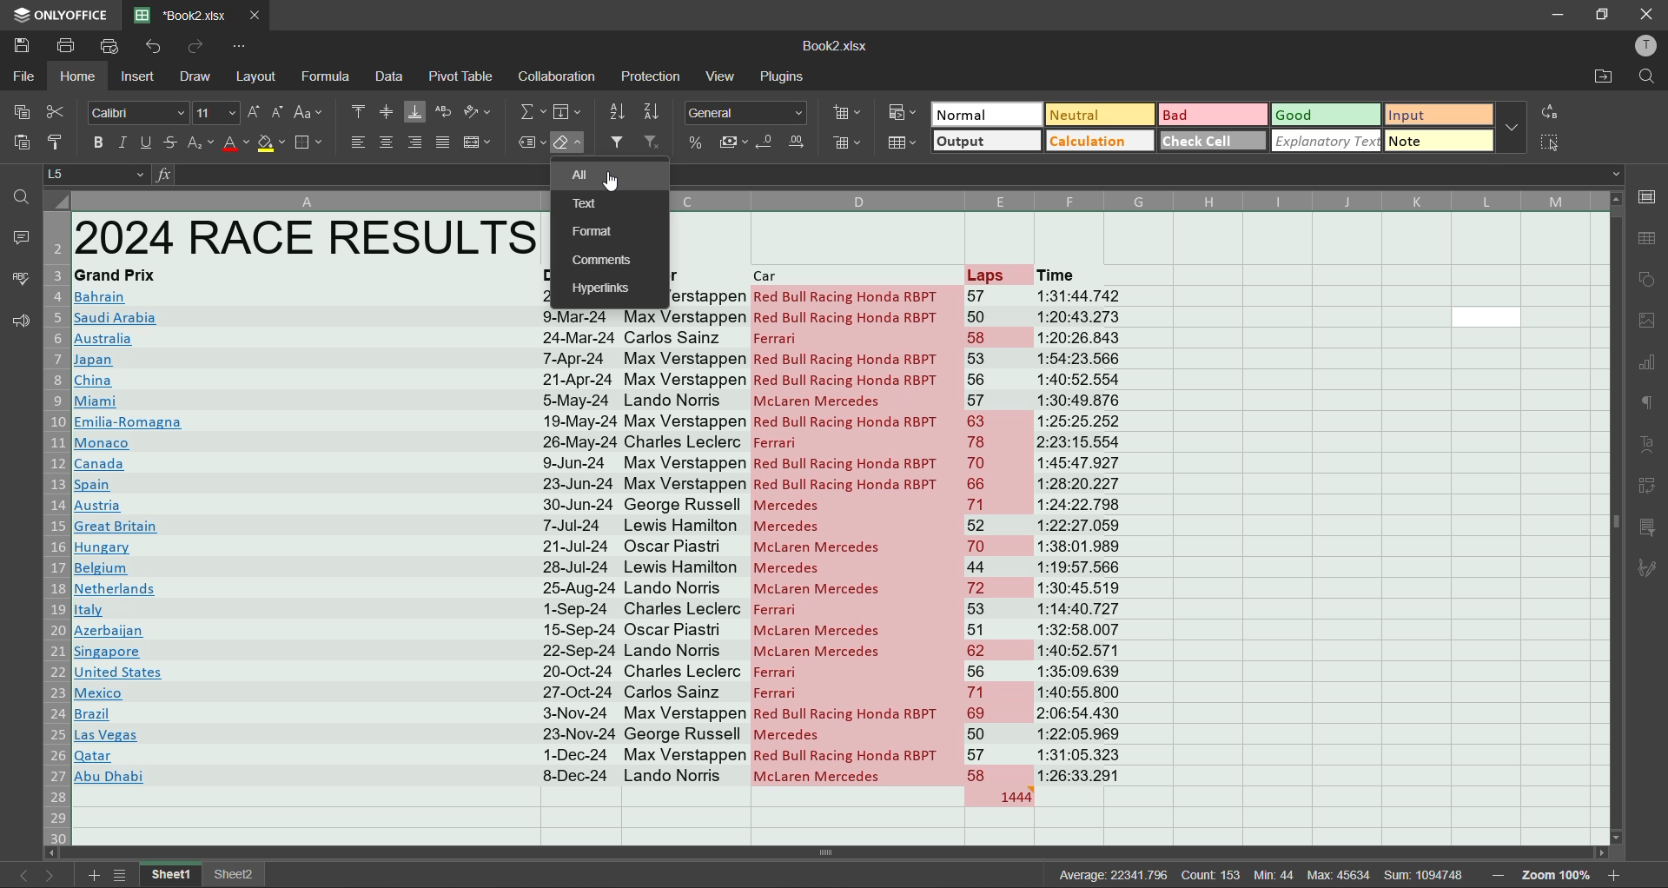  Describe the element at coordinates (57, 527) in the screenshot. I see `row numberss` at that location.